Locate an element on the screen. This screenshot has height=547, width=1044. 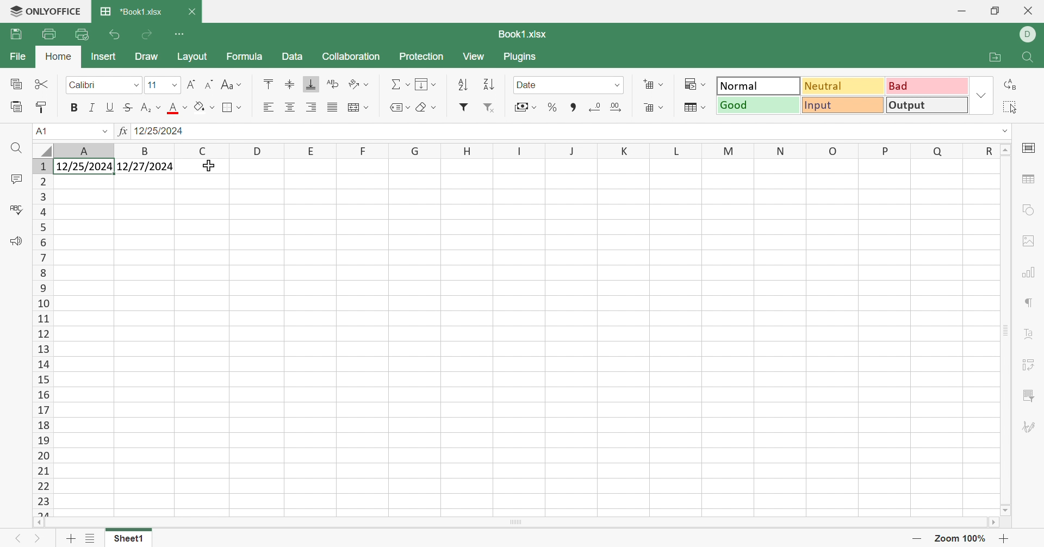
List of Sheet is located at coordinates (90, 539).